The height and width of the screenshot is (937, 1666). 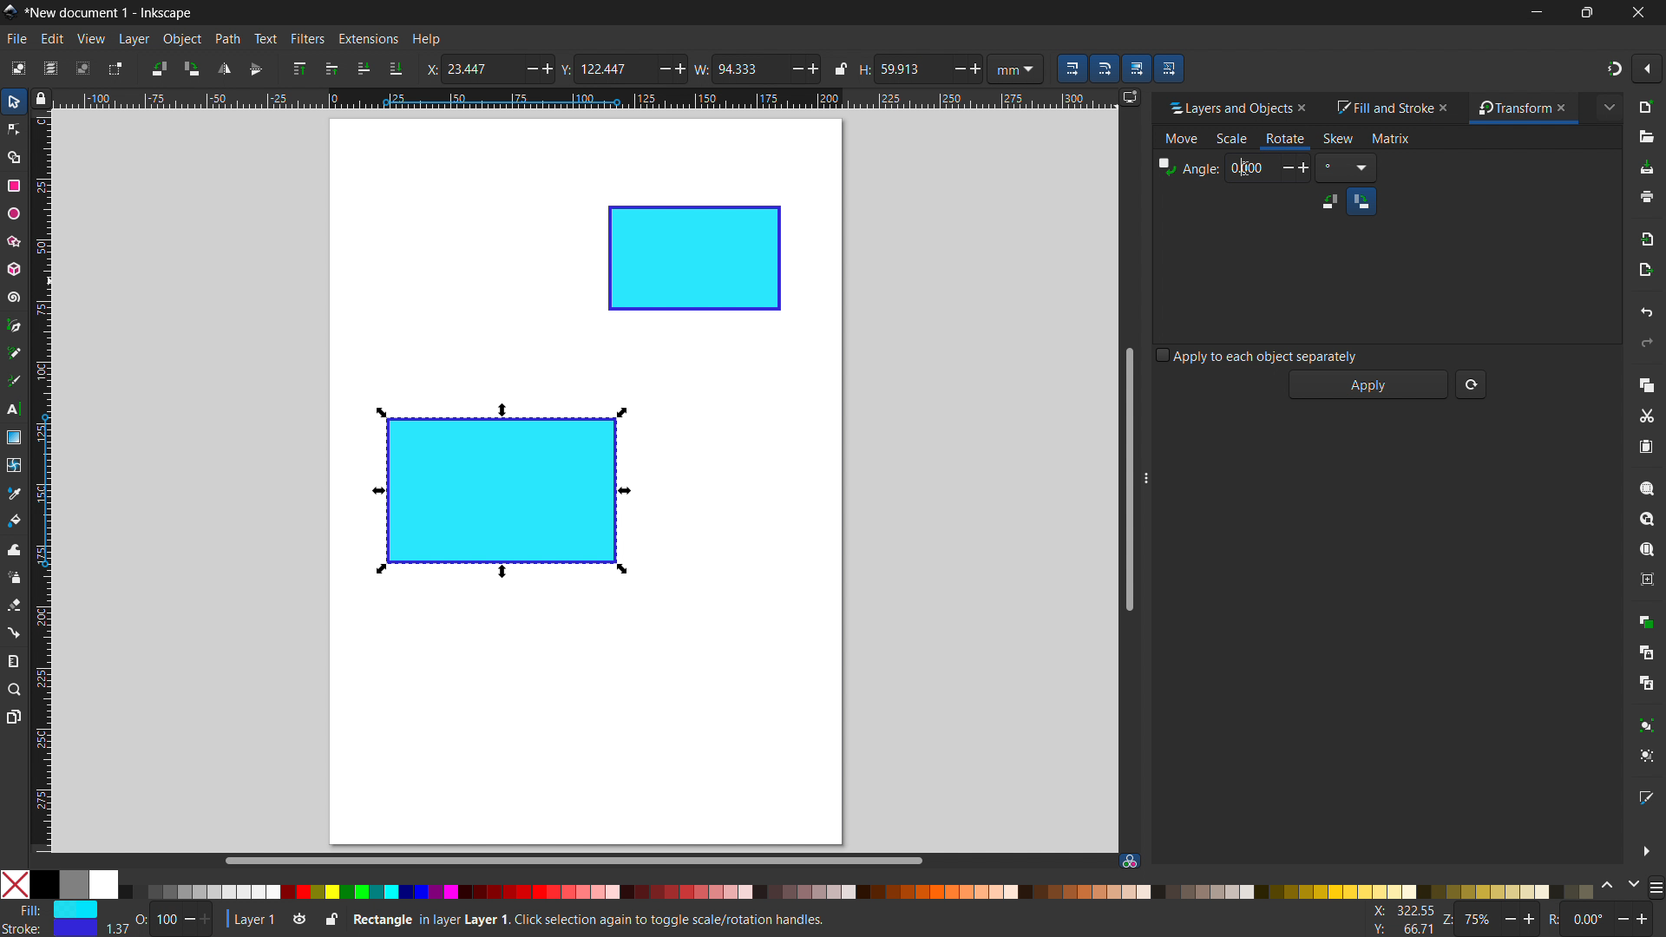 I want to click on caligraphy tool, so click(x=12, y=380).